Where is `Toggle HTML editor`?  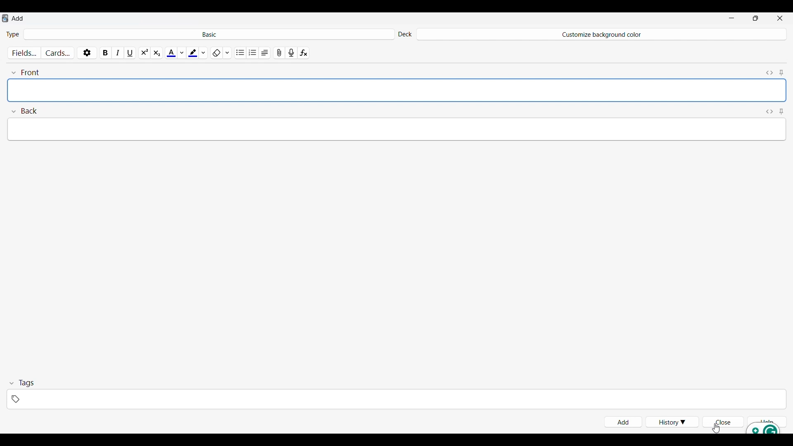
Toggle HTML editor is located at coordinates (770, 111).